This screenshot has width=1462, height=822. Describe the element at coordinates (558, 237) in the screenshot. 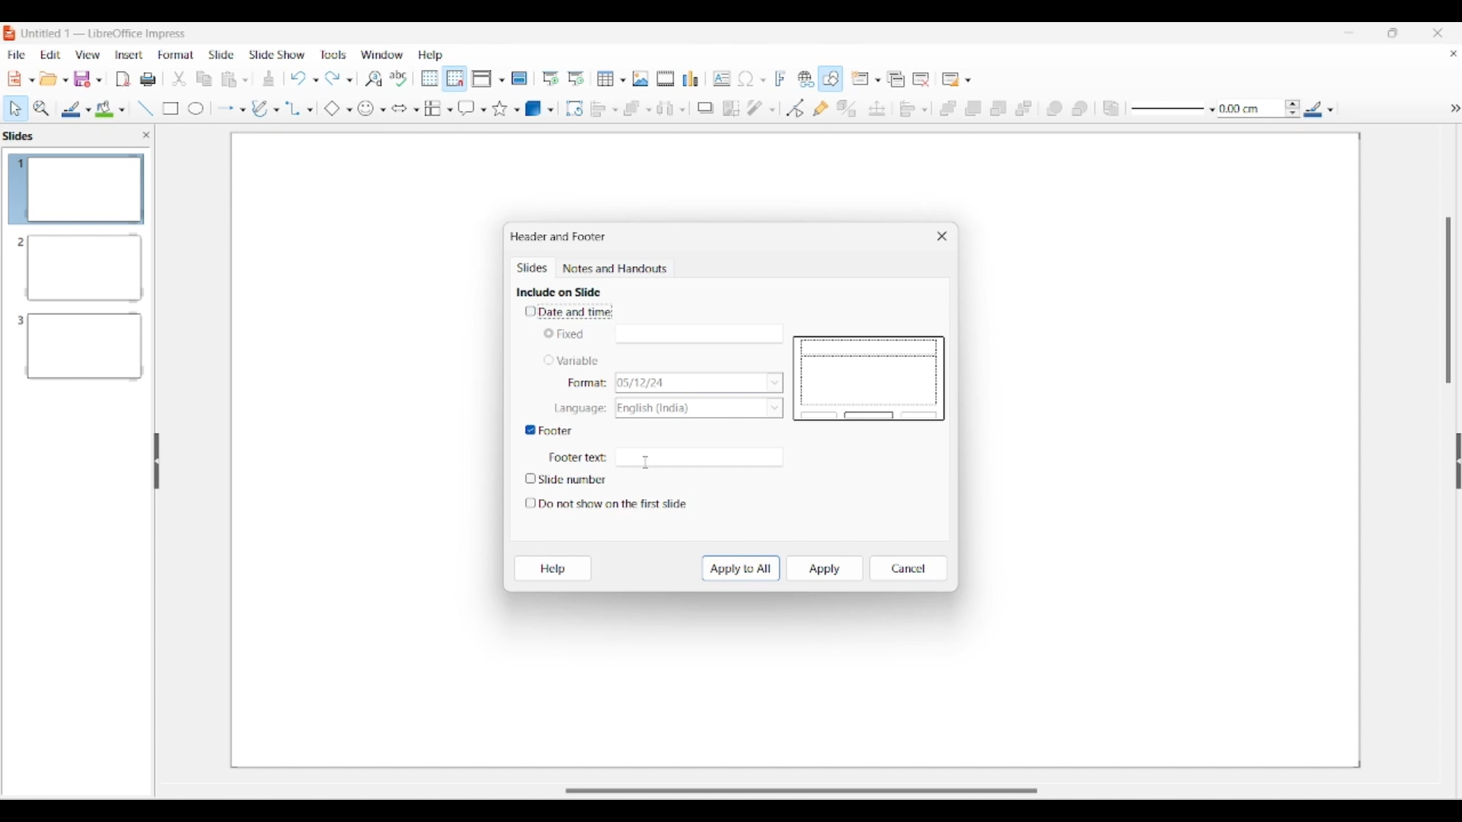

I see `Window title` at that location.